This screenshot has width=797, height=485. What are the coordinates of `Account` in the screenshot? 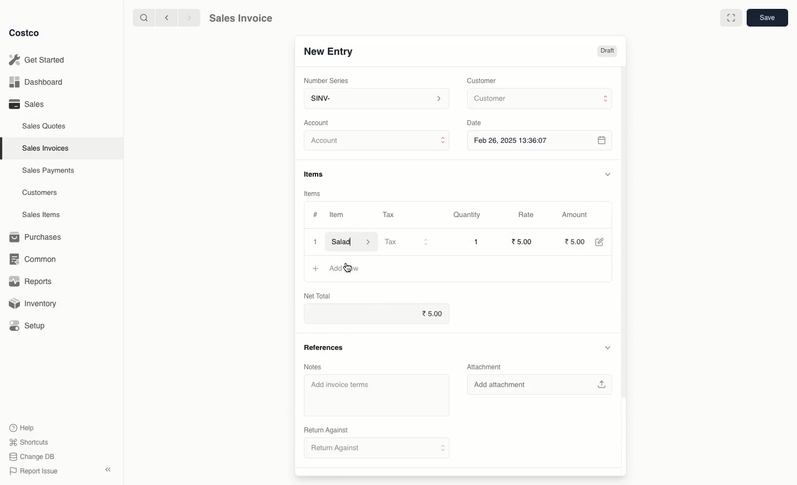 It's located at (377, 142).